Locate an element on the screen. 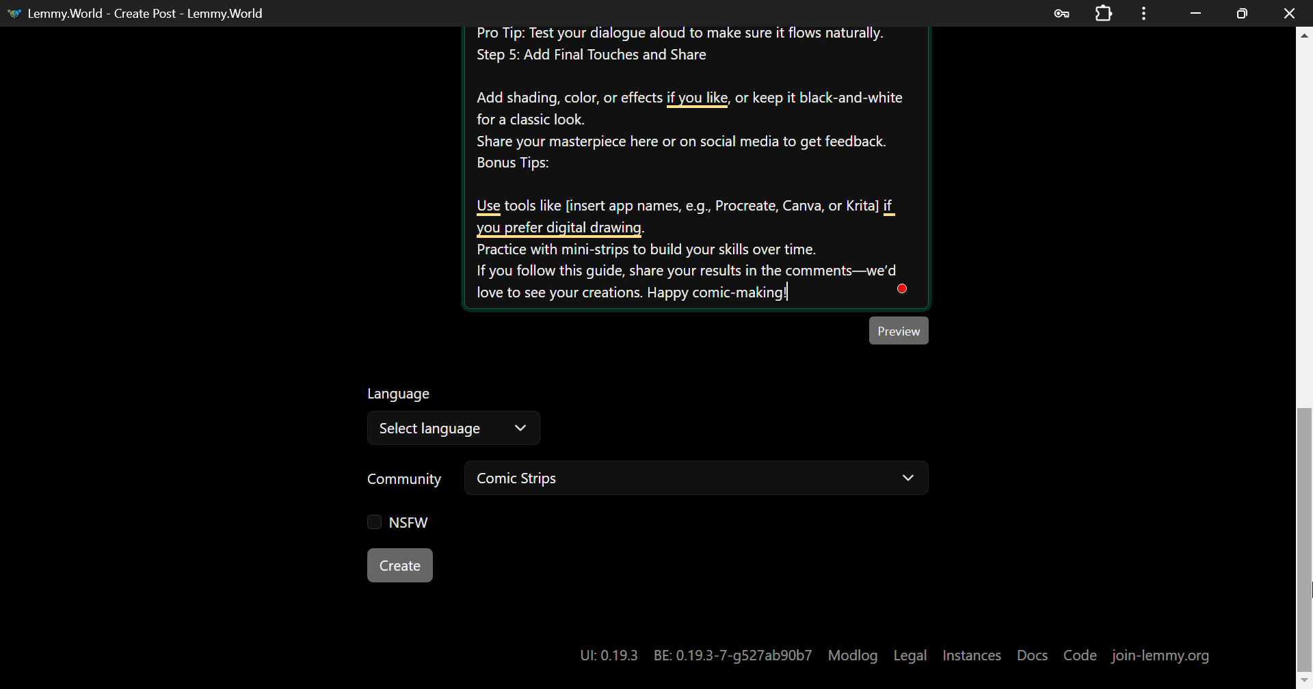  Close Window is located at coordinates (1292, 13).